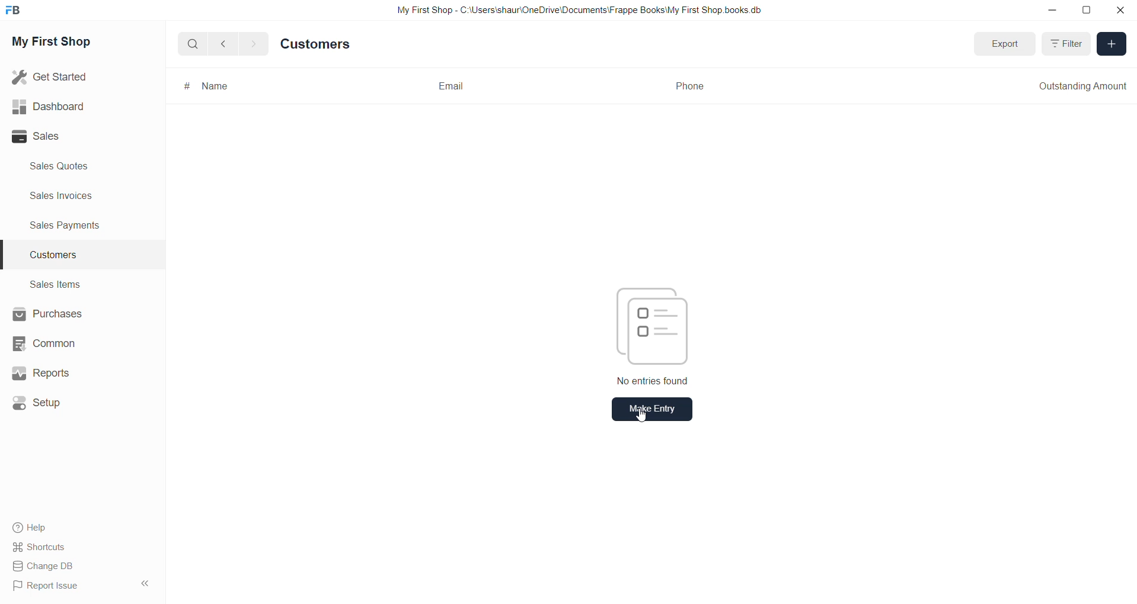 The height and width of the screenshot is (604, 1137). Describe the element at coordinates (55, 284) in the screenshot. I see `sales items` at that location.